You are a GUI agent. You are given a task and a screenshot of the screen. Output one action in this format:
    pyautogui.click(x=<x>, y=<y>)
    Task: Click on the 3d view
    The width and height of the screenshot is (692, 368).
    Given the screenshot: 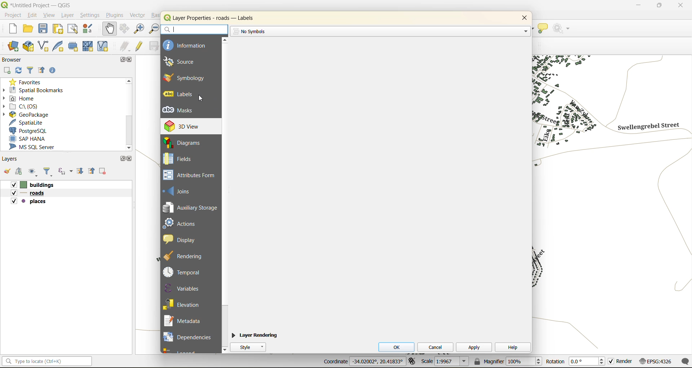 What is the action you would take?
    pyautogui.click(x=187, y=126)
    